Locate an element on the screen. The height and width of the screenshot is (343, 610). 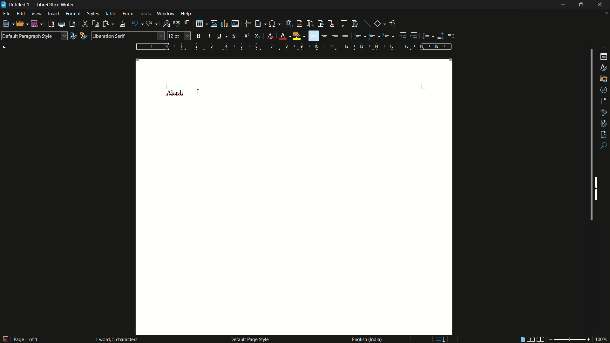
set line spacing is located at coordinates (427, 36).